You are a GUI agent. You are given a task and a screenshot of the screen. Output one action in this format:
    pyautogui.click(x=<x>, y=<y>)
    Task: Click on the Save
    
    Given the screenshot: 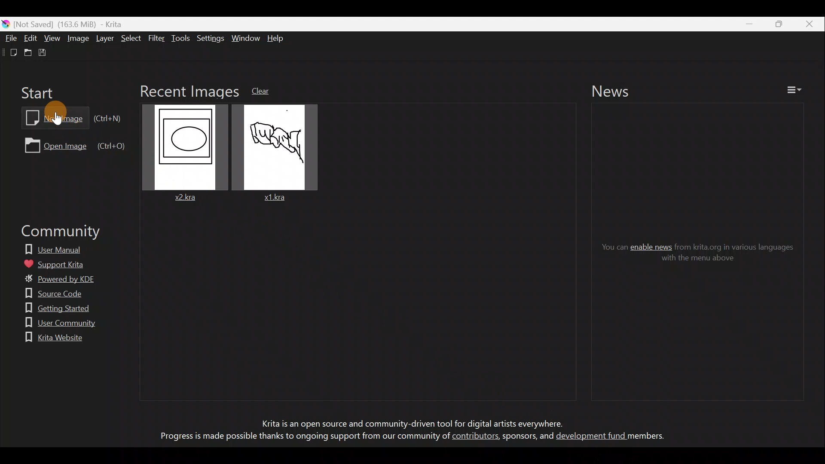 What is the action you would take?
    pyautogui.click(x=45, y=55)
    